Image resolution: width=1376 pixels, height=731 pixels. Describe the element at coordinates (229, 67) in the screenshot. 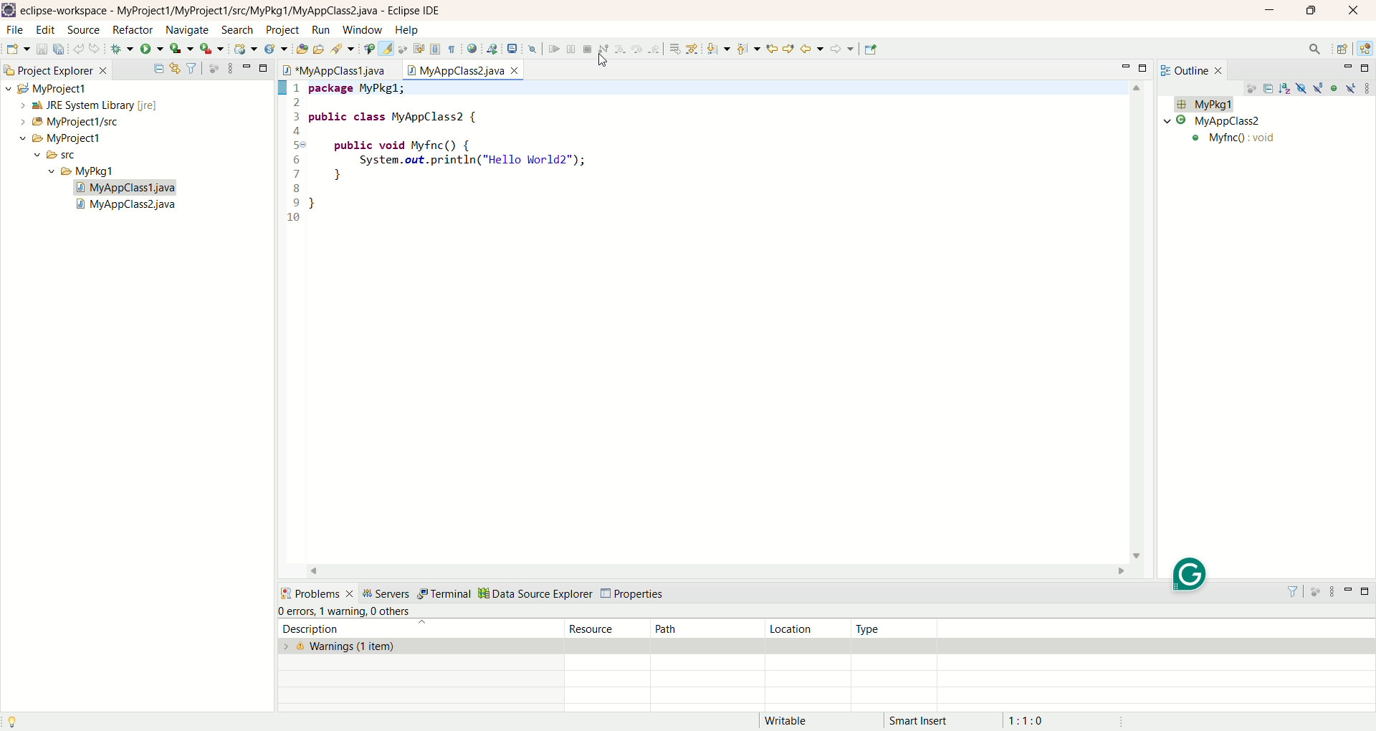

I see `view menu` at that location.